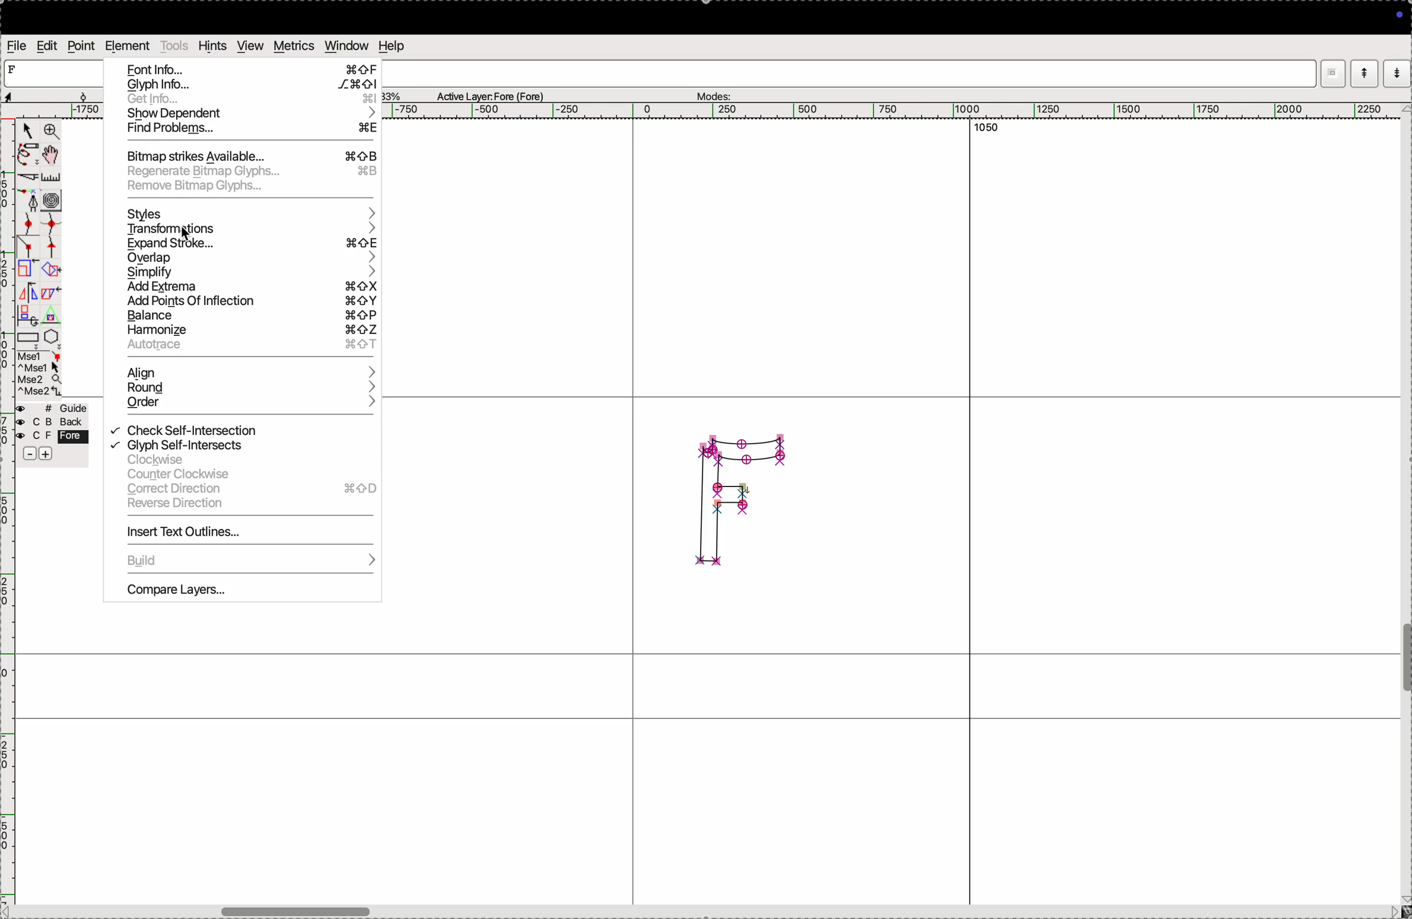 Image resolution: width=1412 pixels, height=919 pixels. I want to click on align, so click(248, 371).